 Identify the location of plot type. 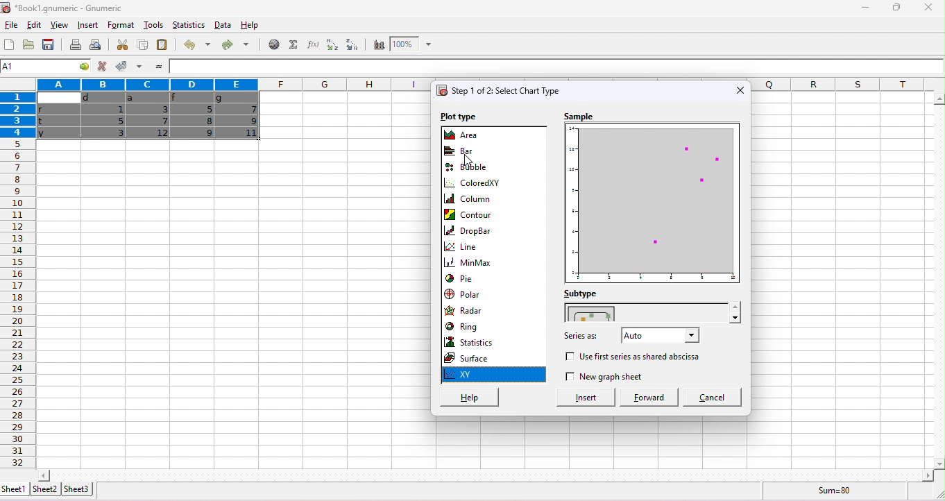
(458, 116).